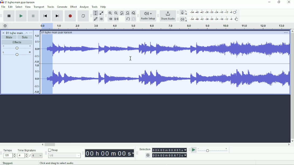 This screenshot has height=165, width=294. Describe the element at coordinates (23, 155) in the screenshot. I see `Tempo Signature range` at that location.